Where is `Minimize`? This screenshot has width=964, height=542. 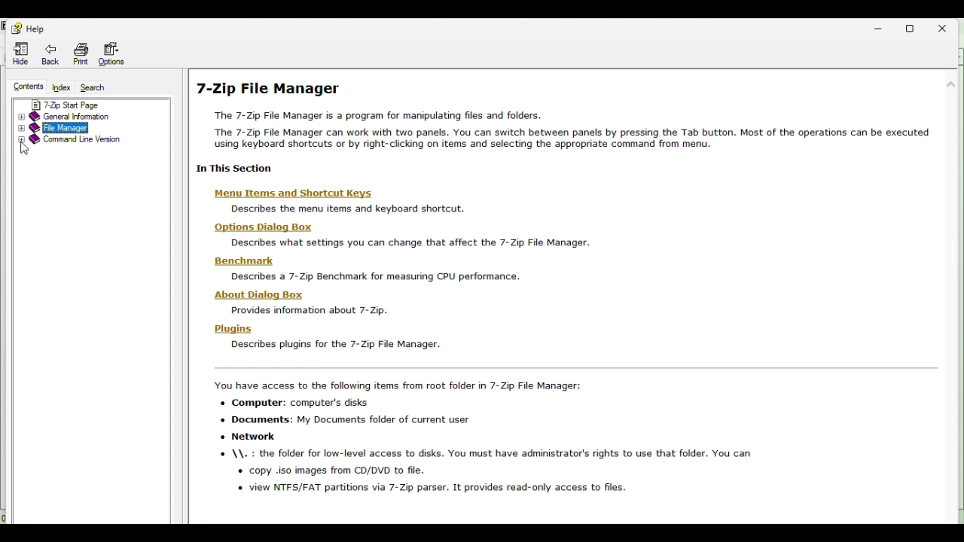 Minimize is located at coordinates (884, 25).